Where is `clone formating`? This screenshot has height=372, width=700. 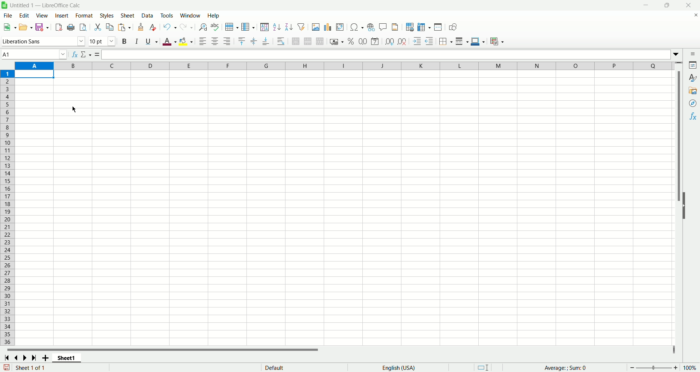 clone formating is located at coordinates (141, 27).